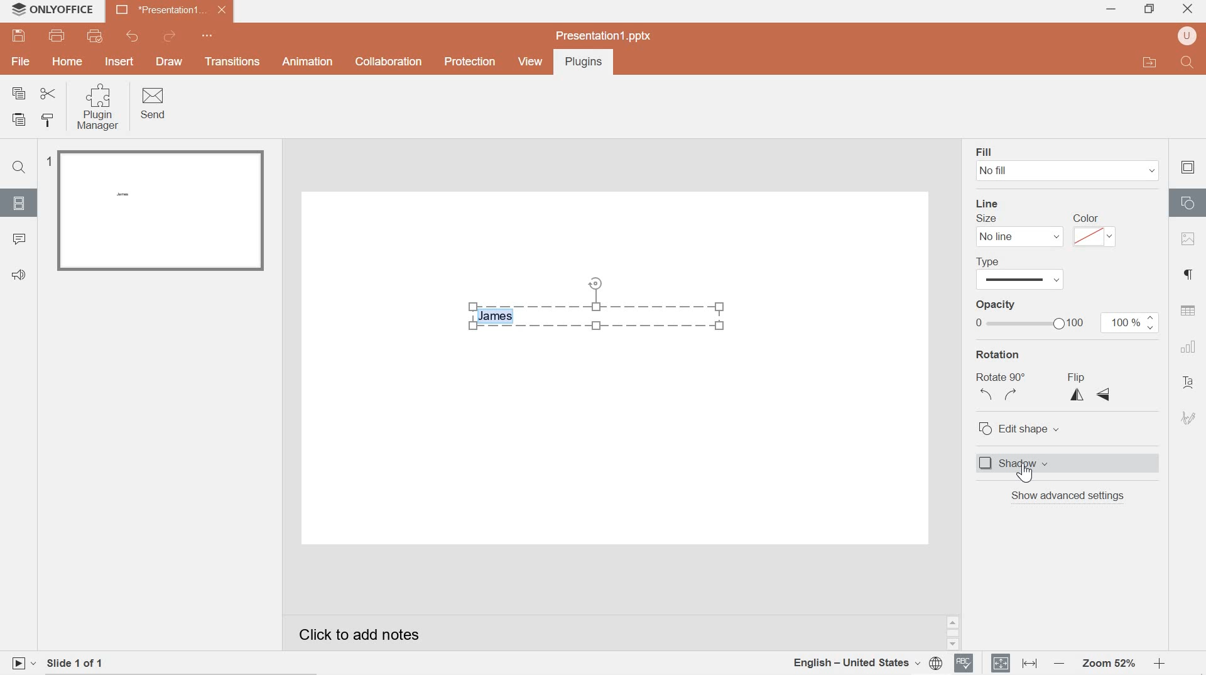 This screenshot has width=1206, height=675. I want to click on open file application, so click(1148, 62).